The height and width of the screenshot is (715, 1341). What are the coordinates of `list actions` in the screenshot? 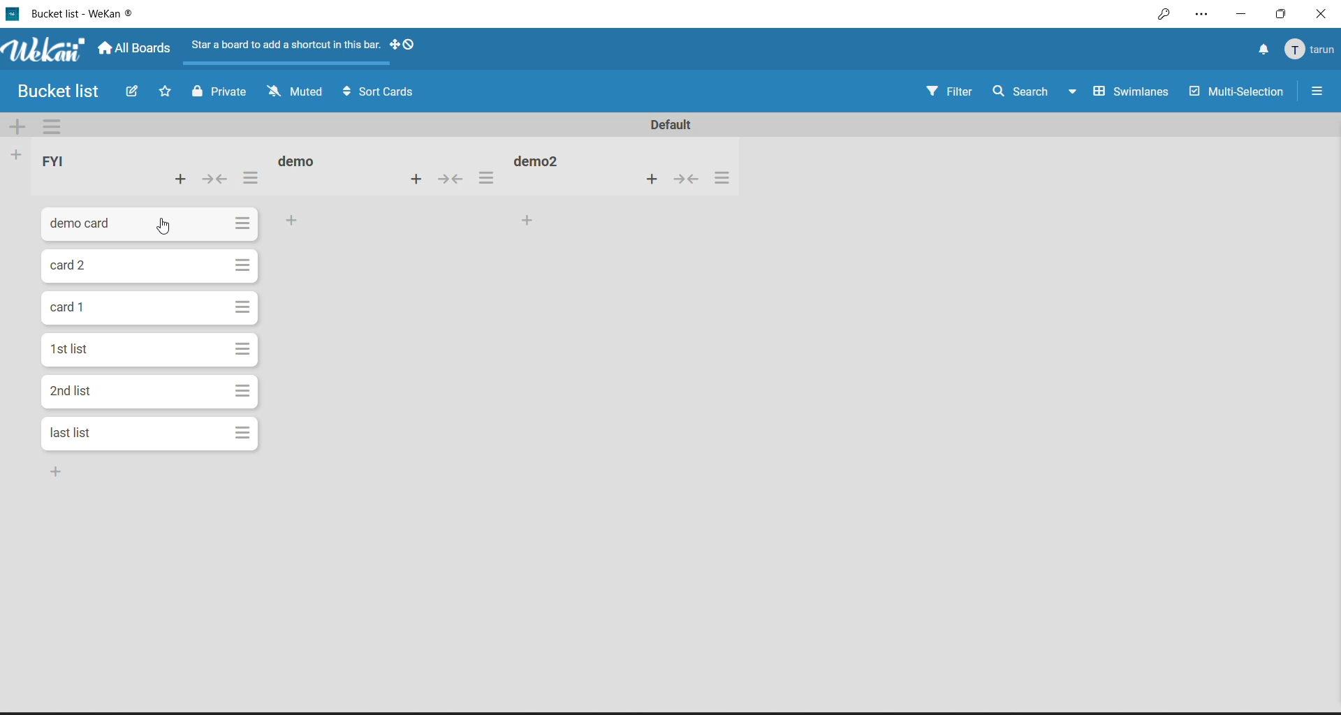 It's located at (251, 177).